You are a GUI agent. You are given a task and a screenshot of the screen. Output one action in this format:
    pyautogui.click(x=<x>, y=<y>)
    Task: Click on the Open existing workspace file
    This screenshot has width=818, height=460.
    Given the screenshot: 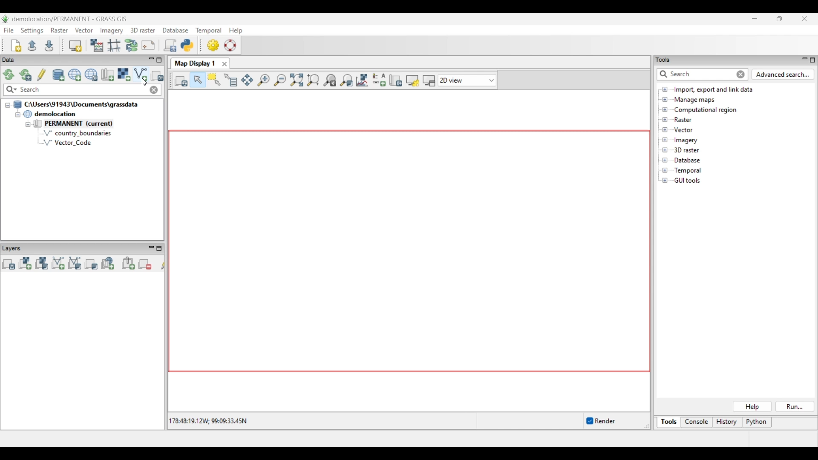 What is the action you would take?
    pyautogui.click(x=32, y=45)
    